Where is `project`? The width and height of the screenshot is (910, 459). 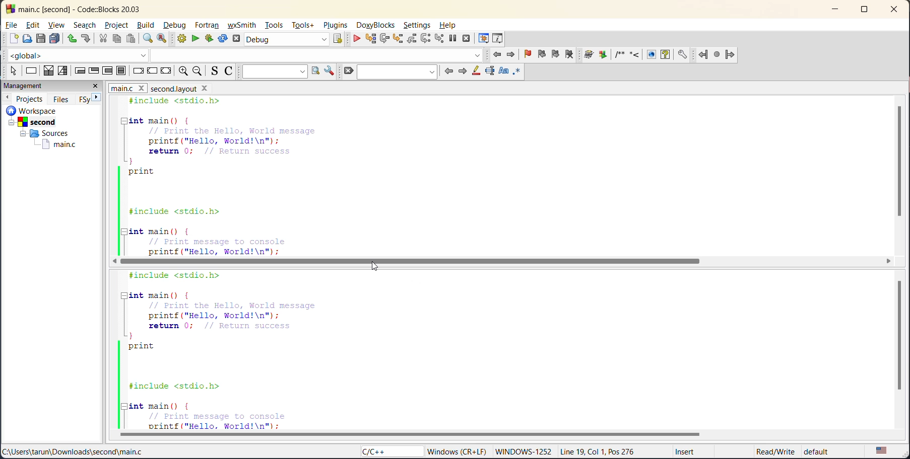 project is located at coordinates (119, 26).